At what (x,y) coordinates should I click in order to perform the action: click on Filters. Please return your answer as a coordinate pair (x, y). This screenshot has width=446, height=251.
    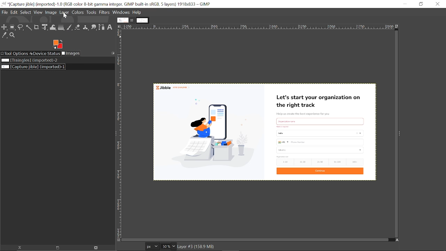
    Looking at the image, I should click on (105, 13).